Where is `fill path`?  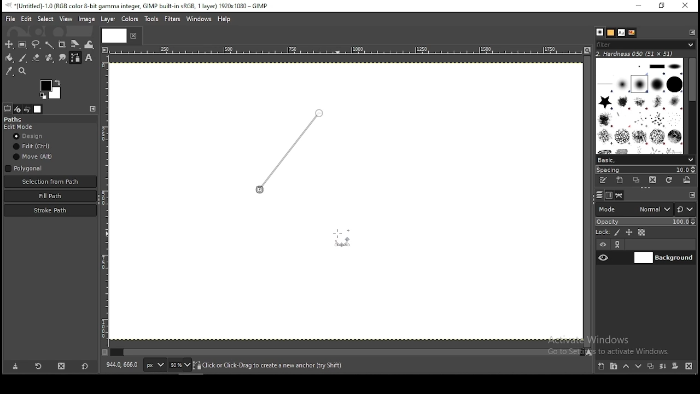
fill path is located at coordinates (50, 195).